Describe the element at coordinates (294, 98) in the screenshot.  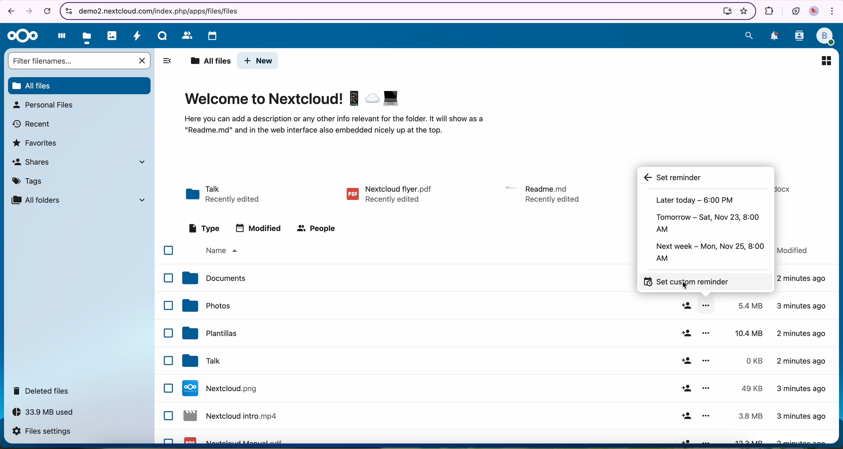
I see `Welcome to Nextcloud` at that location.